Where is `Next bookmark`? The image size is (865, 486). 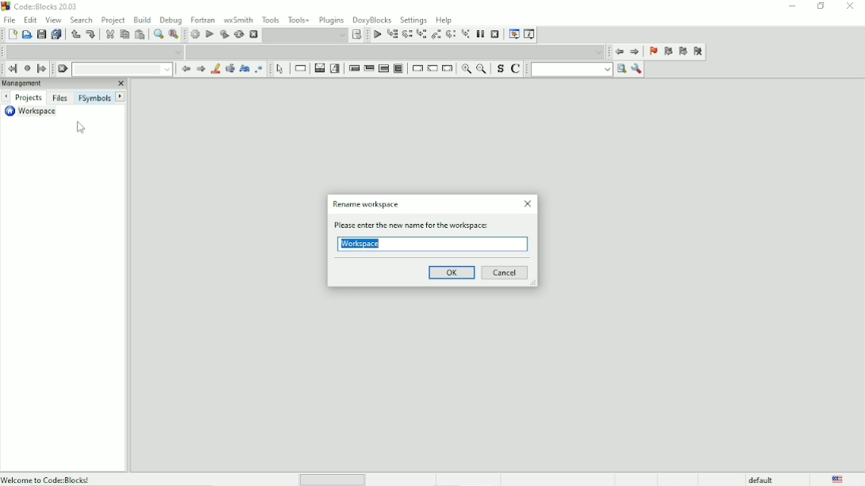
Next bookmark is located at coordinates (683, 52).